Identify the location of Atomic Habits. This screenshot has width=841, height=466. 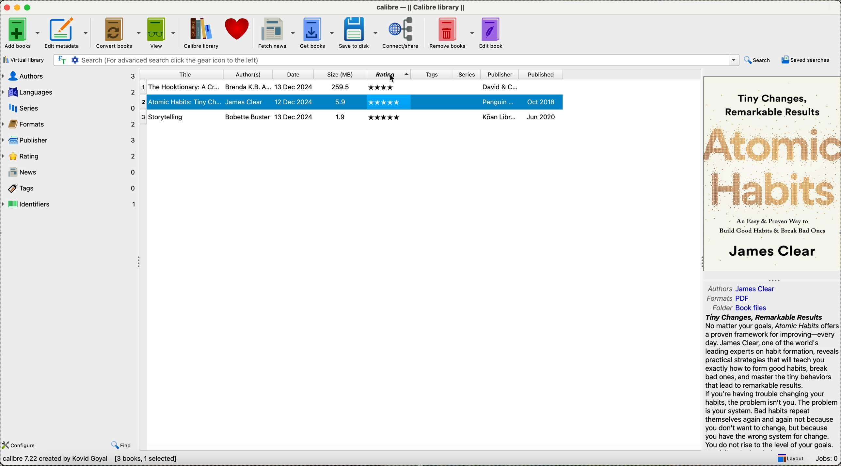
(771, 165).